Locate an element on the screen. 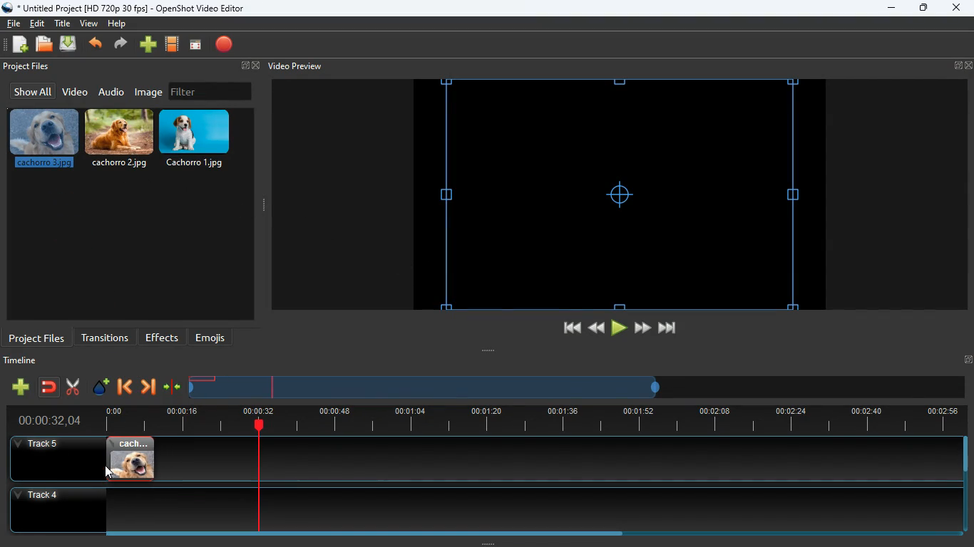 Image resolution: width=974 pixels, height=547 pixels. files is located at coordinates (45, 45).